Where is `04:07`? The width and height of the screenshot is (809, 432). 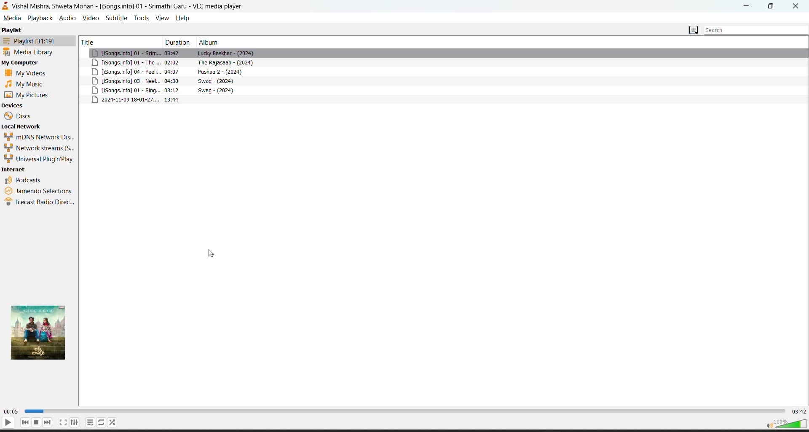
04:07 is located at coordinates (174, 72).